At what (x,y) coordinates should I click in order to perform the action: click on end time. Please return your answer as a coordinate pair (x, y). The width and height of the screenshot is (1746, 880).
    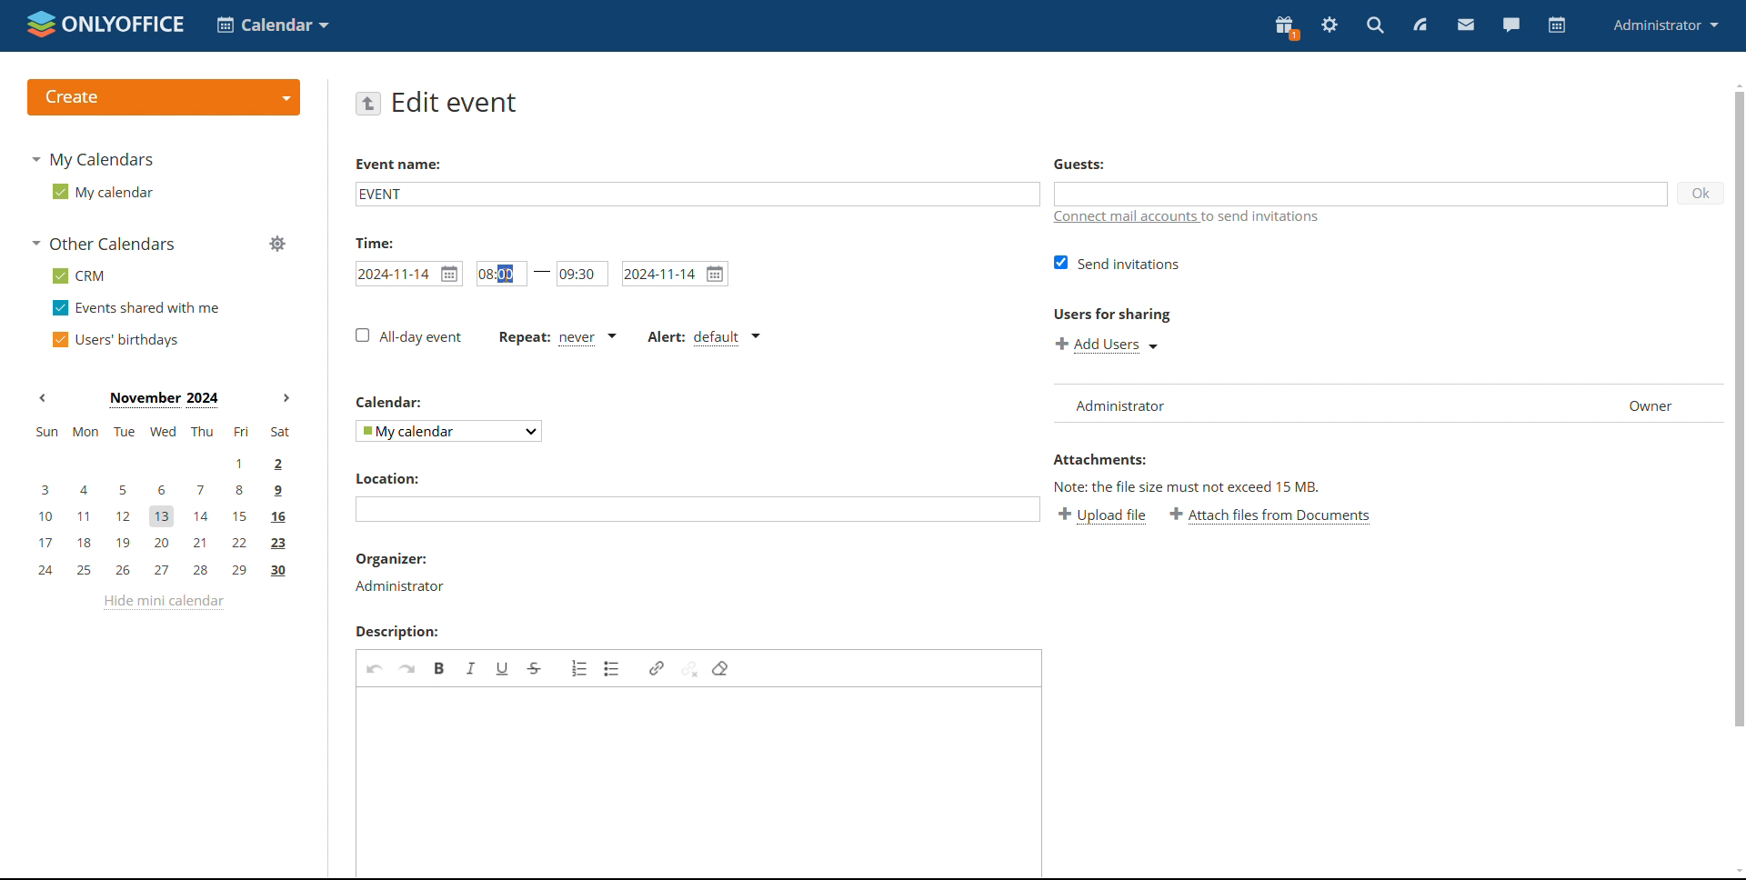
    Looking at the image, I should click on (582, 274).